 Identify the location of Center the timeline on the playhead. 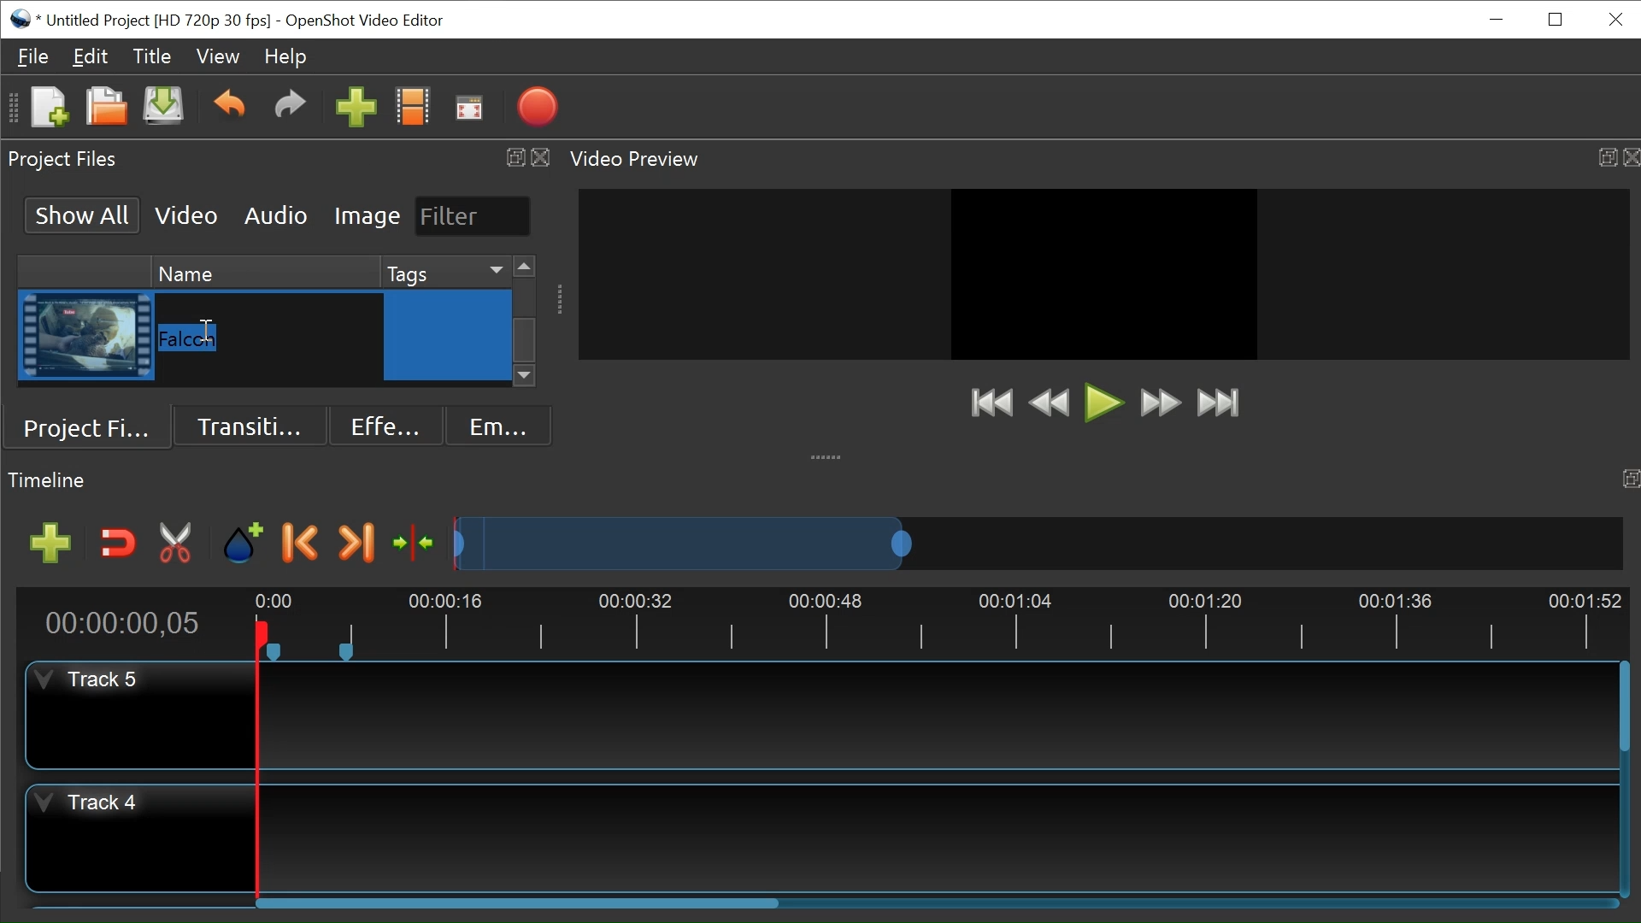
(411, 541).